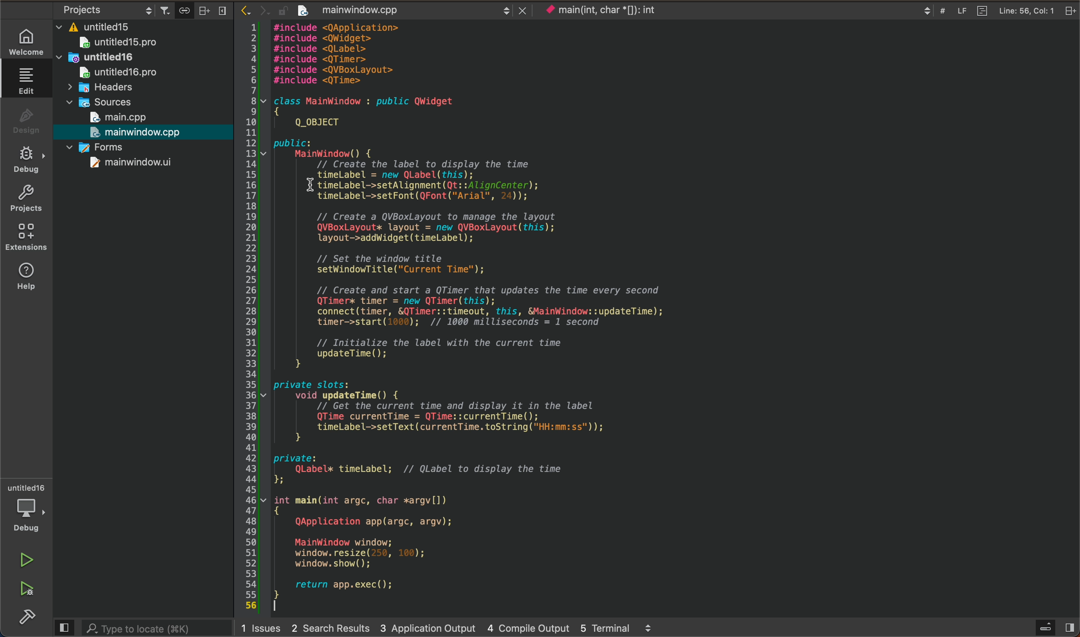 The width and height of the screenshot is (1080, 637). Describe the element at coordinates (1047, 627) in the screenshot. I see `open sidebar` at that location.